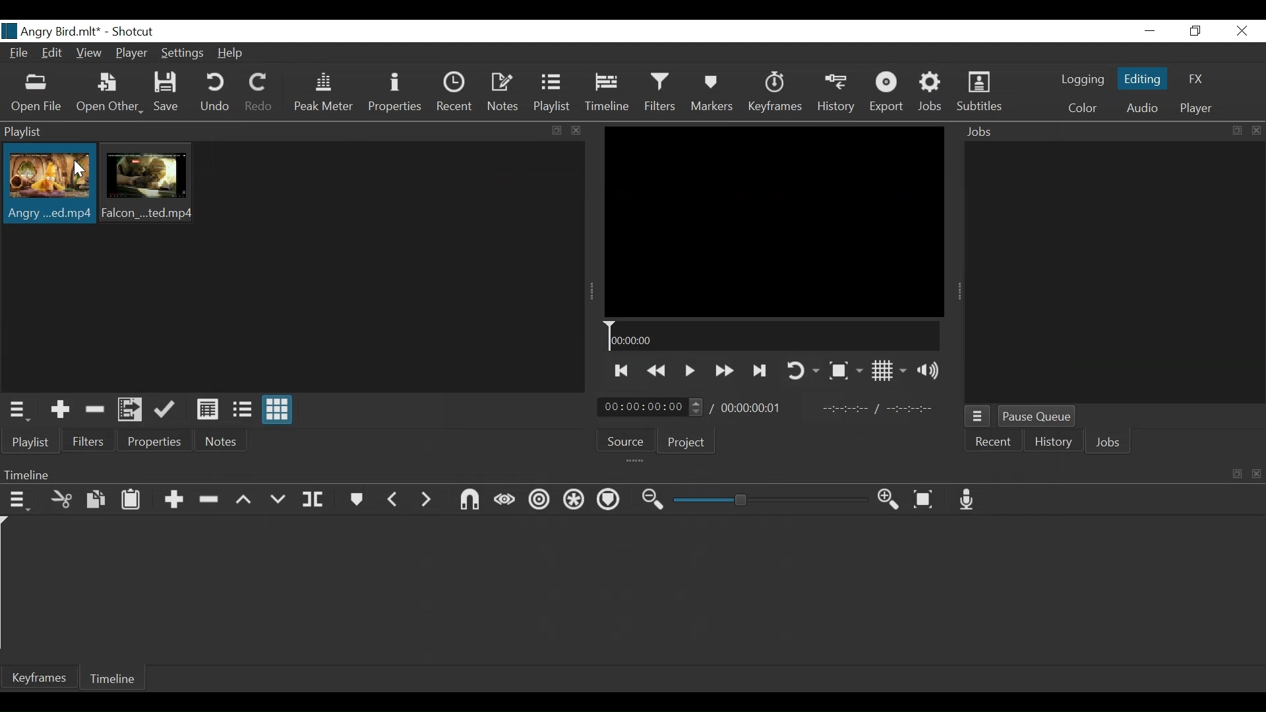 This screenshot has width=1266, height=712. Describe the element at coordinates (800, 369) in the screenshot. I see `Toggle player looping` at that location.